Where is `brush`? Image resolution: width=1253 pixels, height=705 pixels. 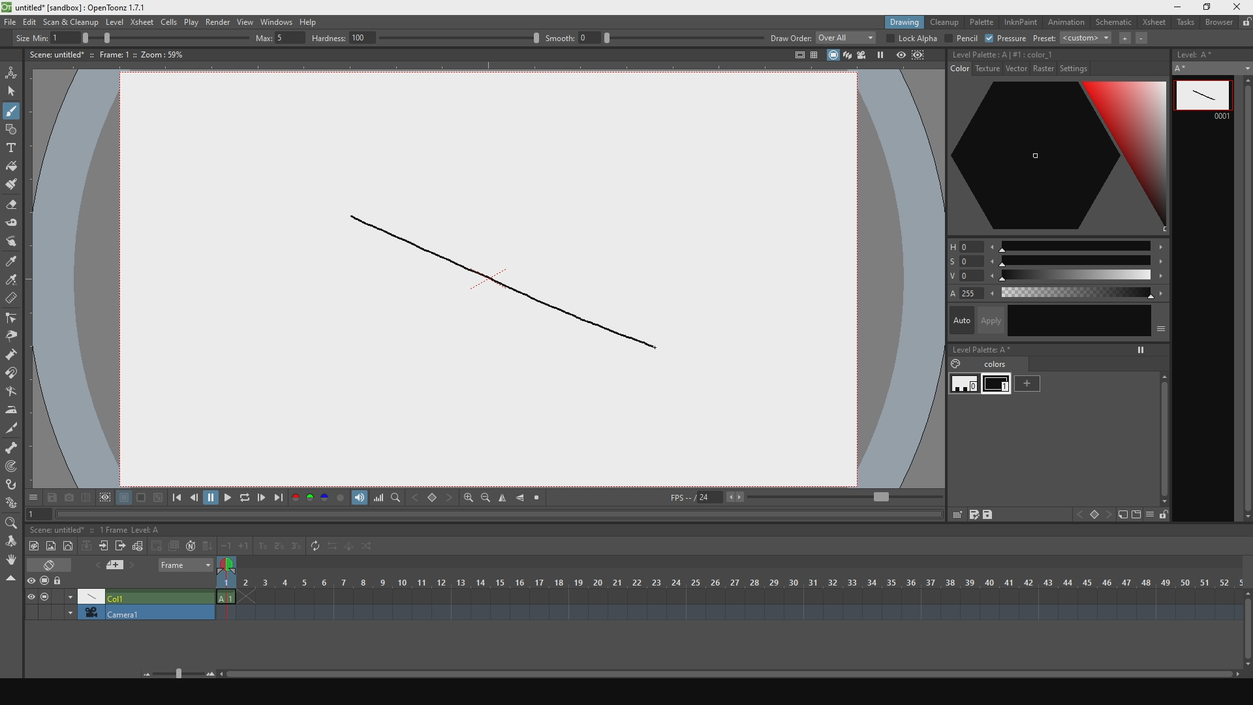
brush is located at coordinates (12, 185).